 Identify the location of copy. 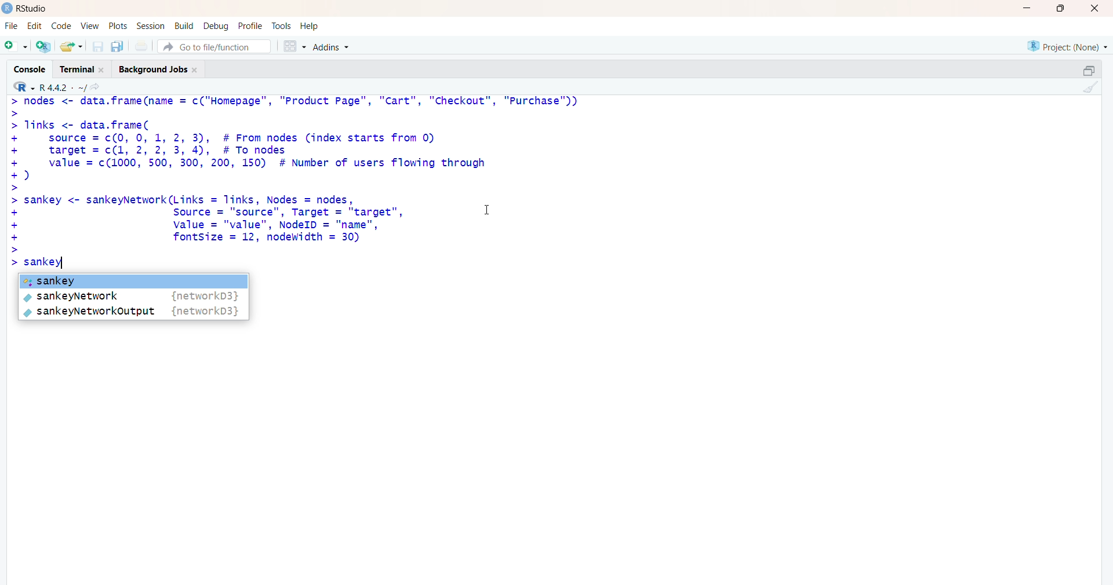
(1081, 68).